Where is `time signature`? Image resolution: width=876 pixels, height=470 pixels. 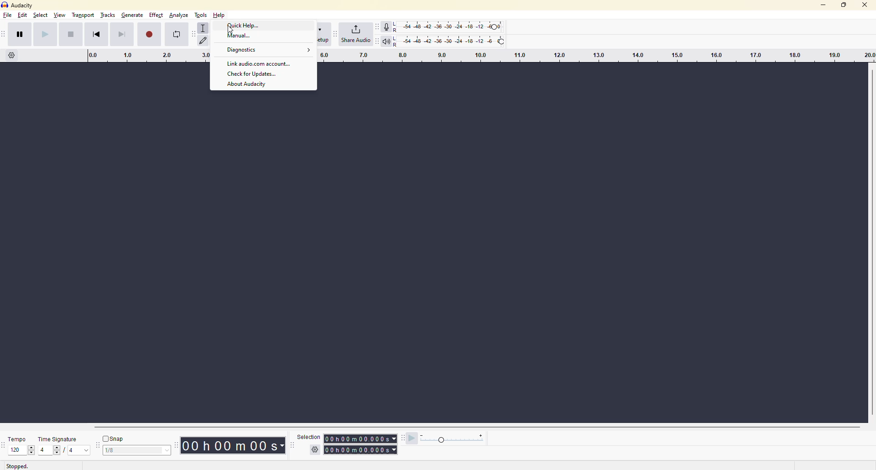
time signature is located at coordinates (58, 439).